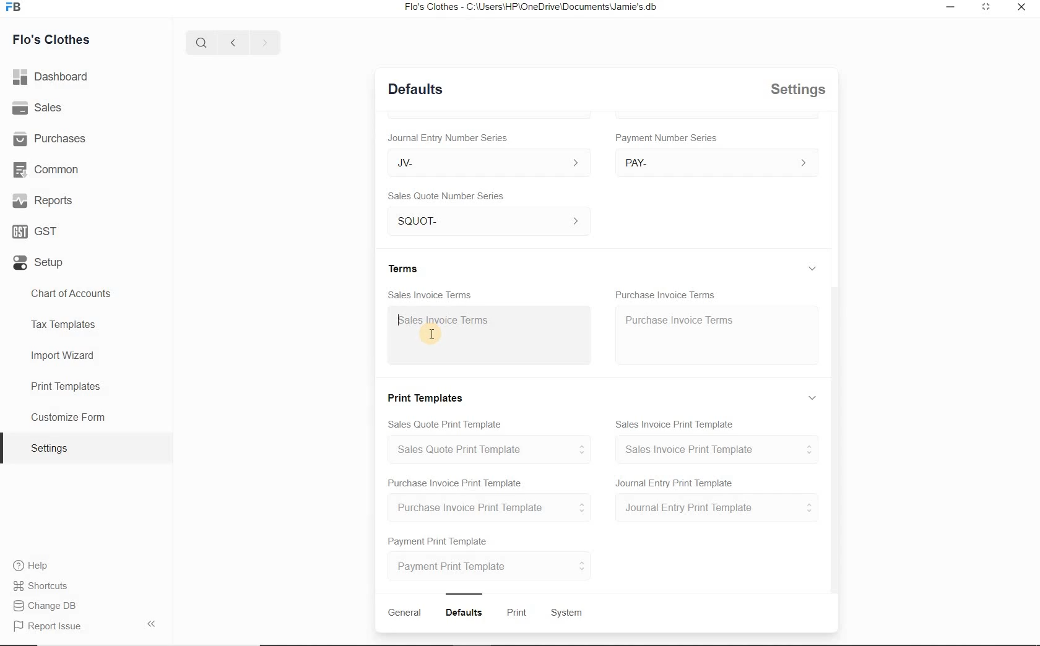 The height and width of the screenshot is (646, 1040). I want to click on Search, so click(199, 41).